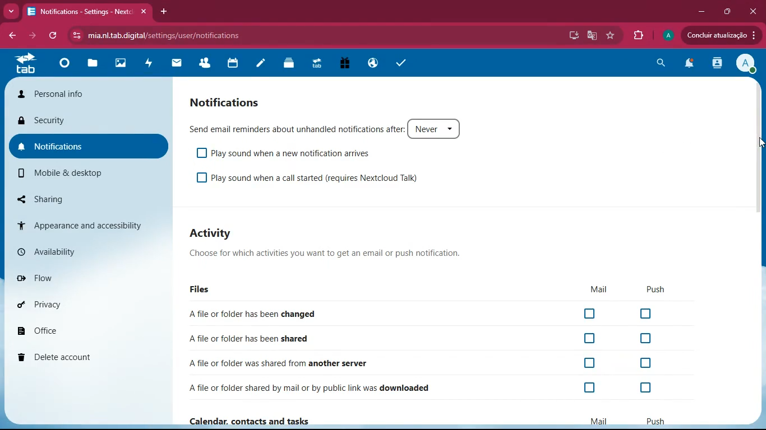 This screenshot has height=430, width=766. I want to click on tab, so click(26, 62).